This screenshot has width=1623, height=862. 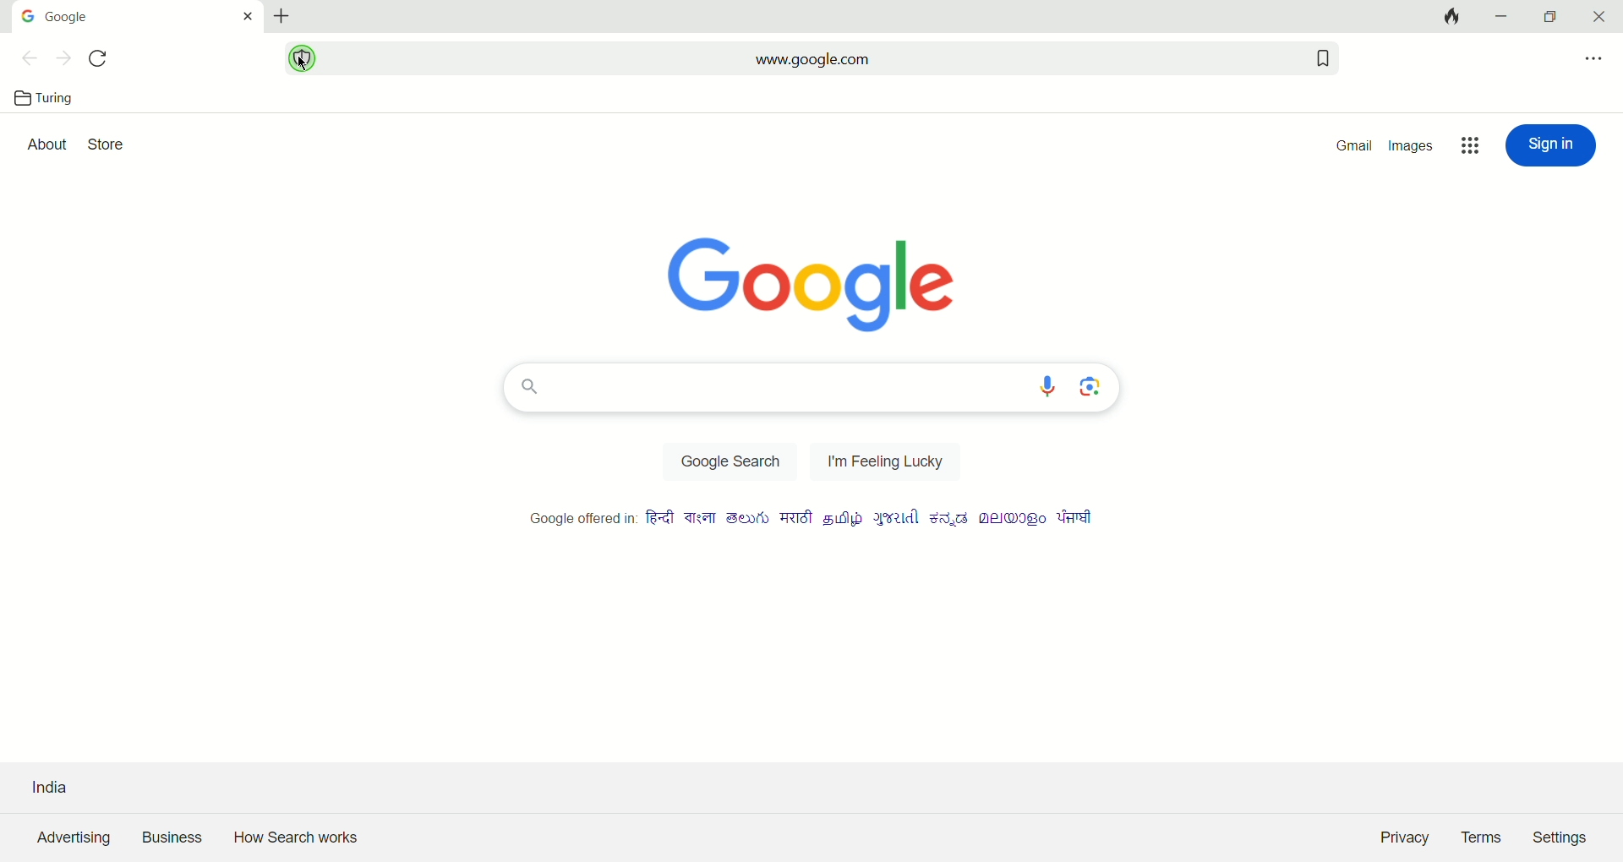 I want to click on Google search, so click(x=723, y=460).